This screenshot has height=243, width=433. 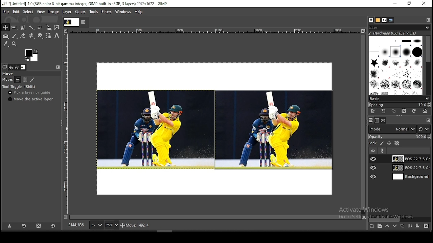 What do you see at coordinates (383, 111) in the screenshot?
I see `create a new brush` at bounding box center [383, 111].